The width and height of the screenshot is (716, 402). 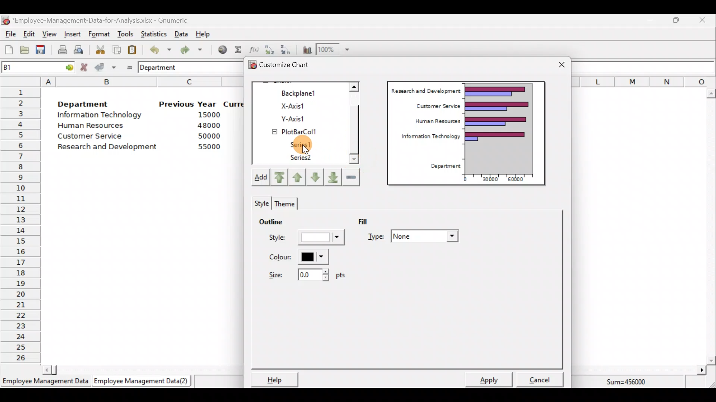 What do you see at coordinates (269, 50) in the screenshot?
I see `Sort in Ascending order` at bounding box center [269, 50].